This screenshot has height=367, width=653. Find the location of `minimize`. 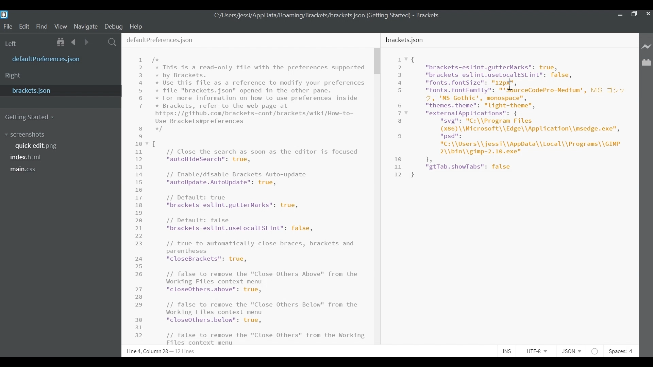

minimize is located at coordinates (619, 14).